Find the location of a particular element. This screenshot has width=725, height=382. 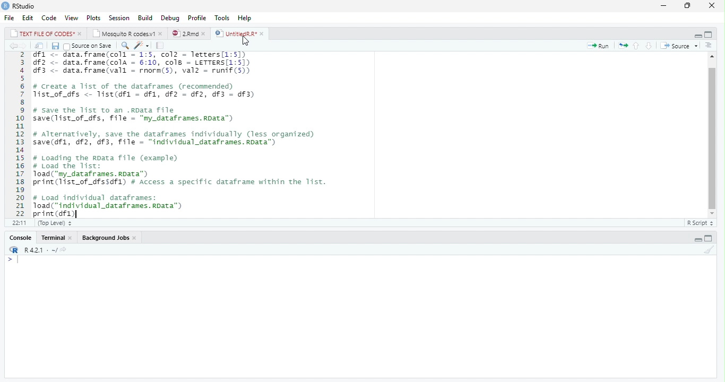

RStudio is located at coordinates (20, 6).